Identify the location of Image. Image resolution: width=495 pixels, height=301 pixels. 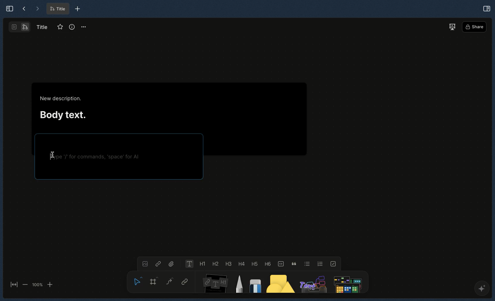
(144, 263).